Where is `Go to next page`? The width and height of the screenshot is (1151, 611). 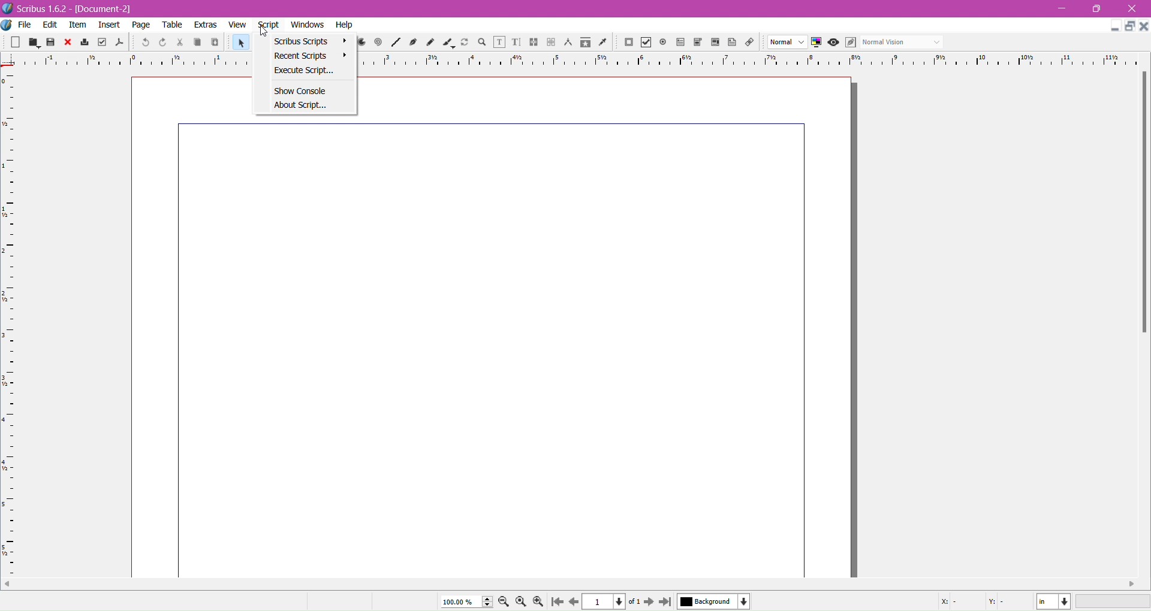
Go to next page is located at coordinates (648, 601).